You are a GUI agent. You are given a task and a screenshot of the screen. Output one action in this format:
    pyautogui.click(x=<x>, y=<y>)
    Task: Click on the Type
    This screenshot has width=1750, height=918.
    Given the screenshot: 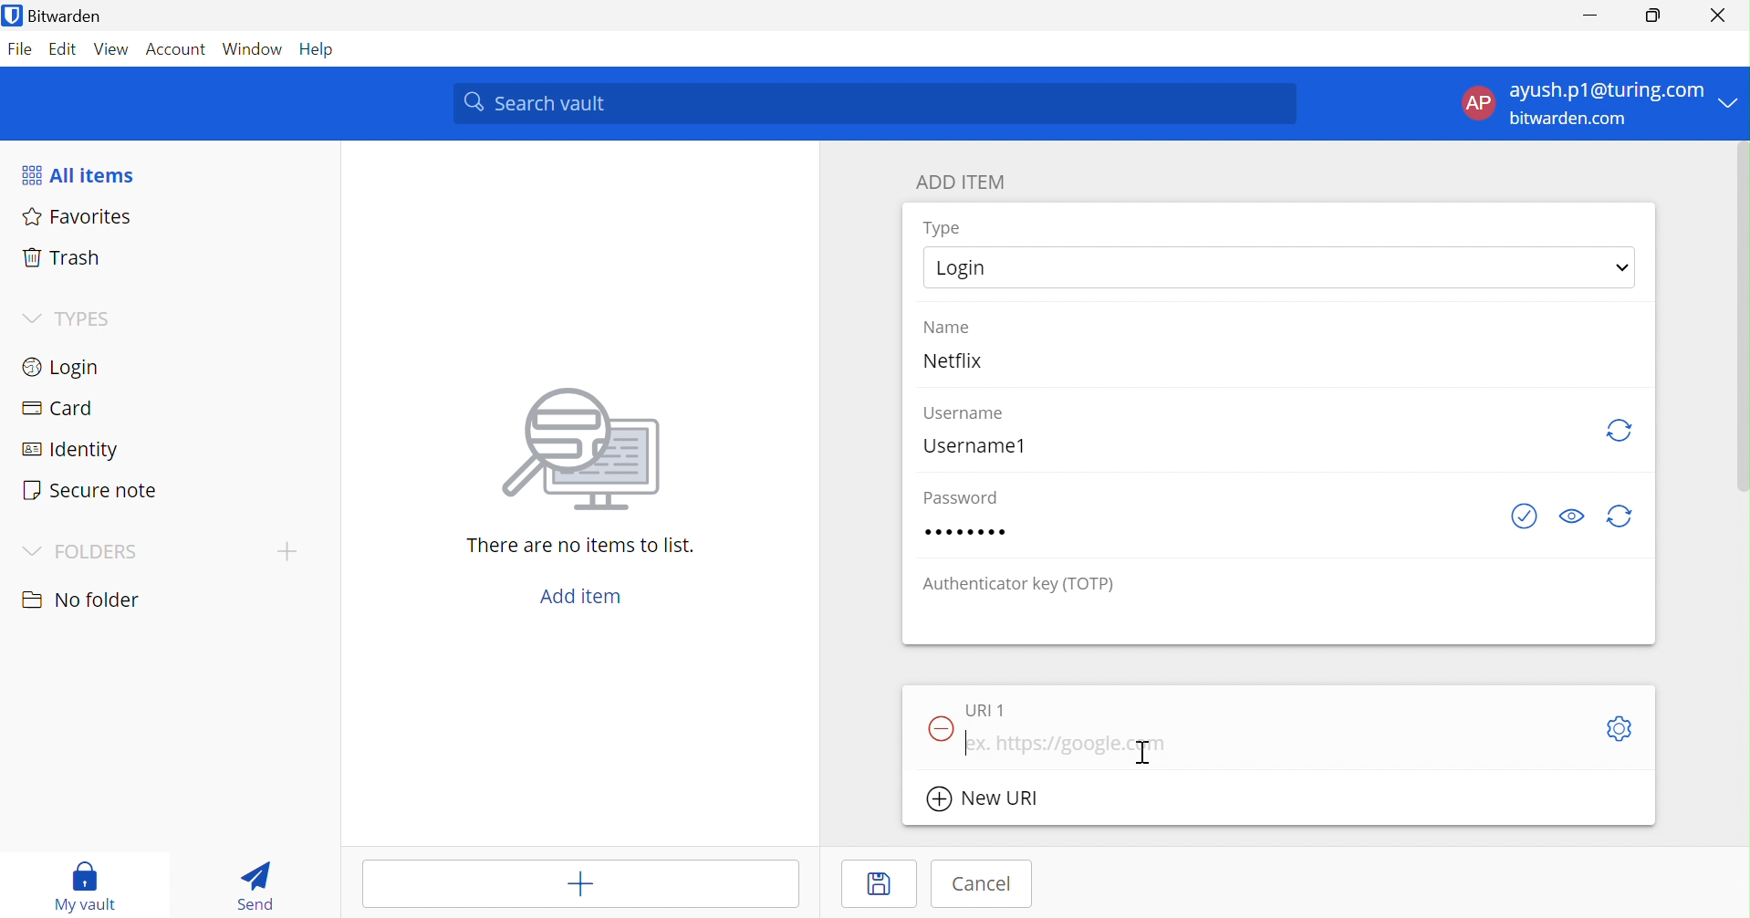 What is the action you would take?
    pyautogui.click(x=941, y=227)
    